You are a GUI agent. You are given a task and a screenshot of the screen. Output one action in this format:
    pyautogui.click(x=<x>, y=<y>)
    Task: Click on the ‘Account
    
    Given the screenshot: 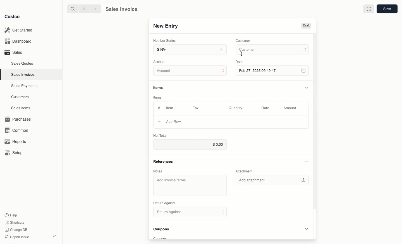 What is the action you would take?
    pyautogui.click(x=161, y=61)
    